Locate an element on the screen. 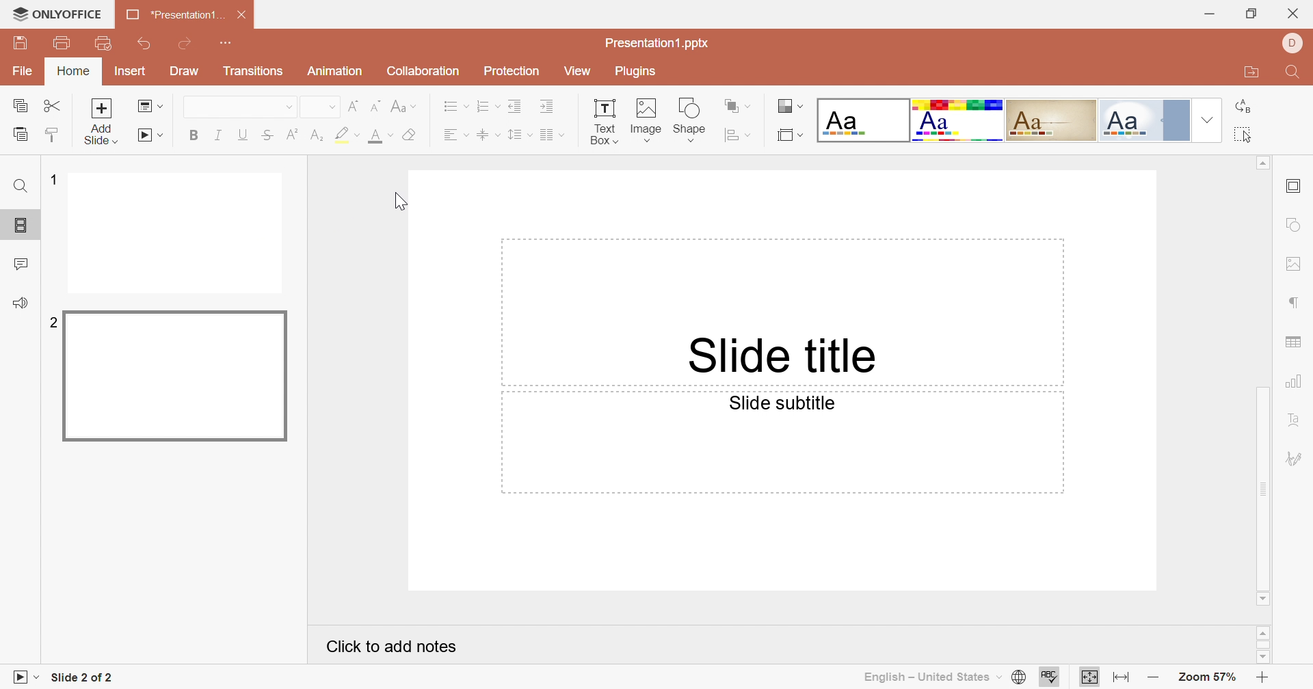 The image size is (1313, 689). 1 is located at coordinates (51, 178).